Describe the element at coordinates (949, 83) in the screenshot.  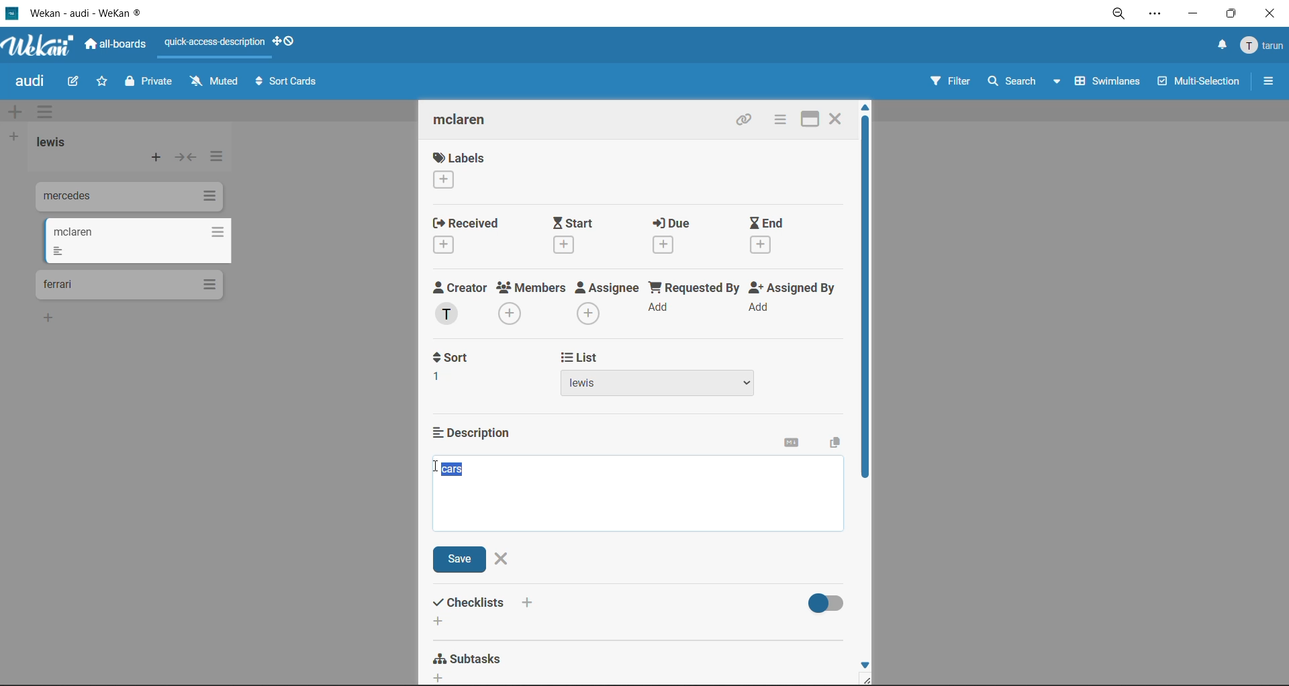
I see `filter` at that location.